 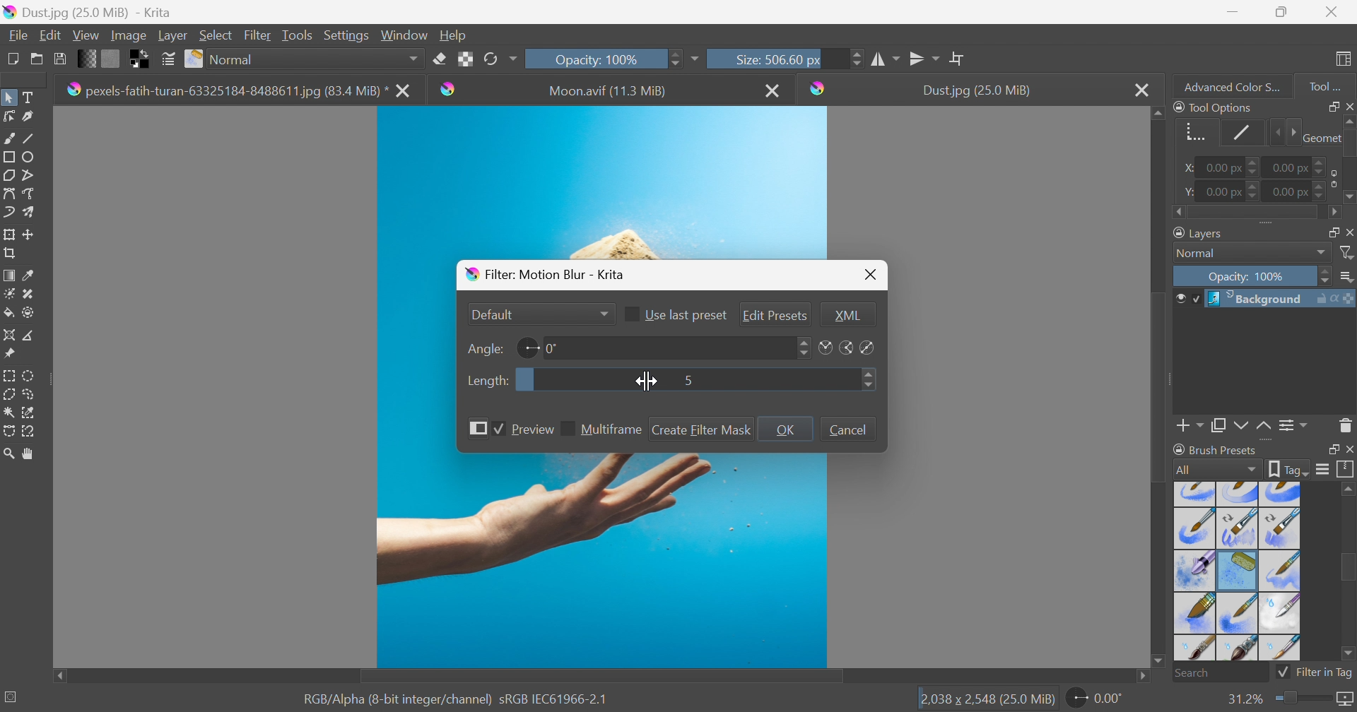 What do you see at coordinates (10, 413) in the screenshot?
I see `Bezier curve selection tool` at bounding box center [10, 413].